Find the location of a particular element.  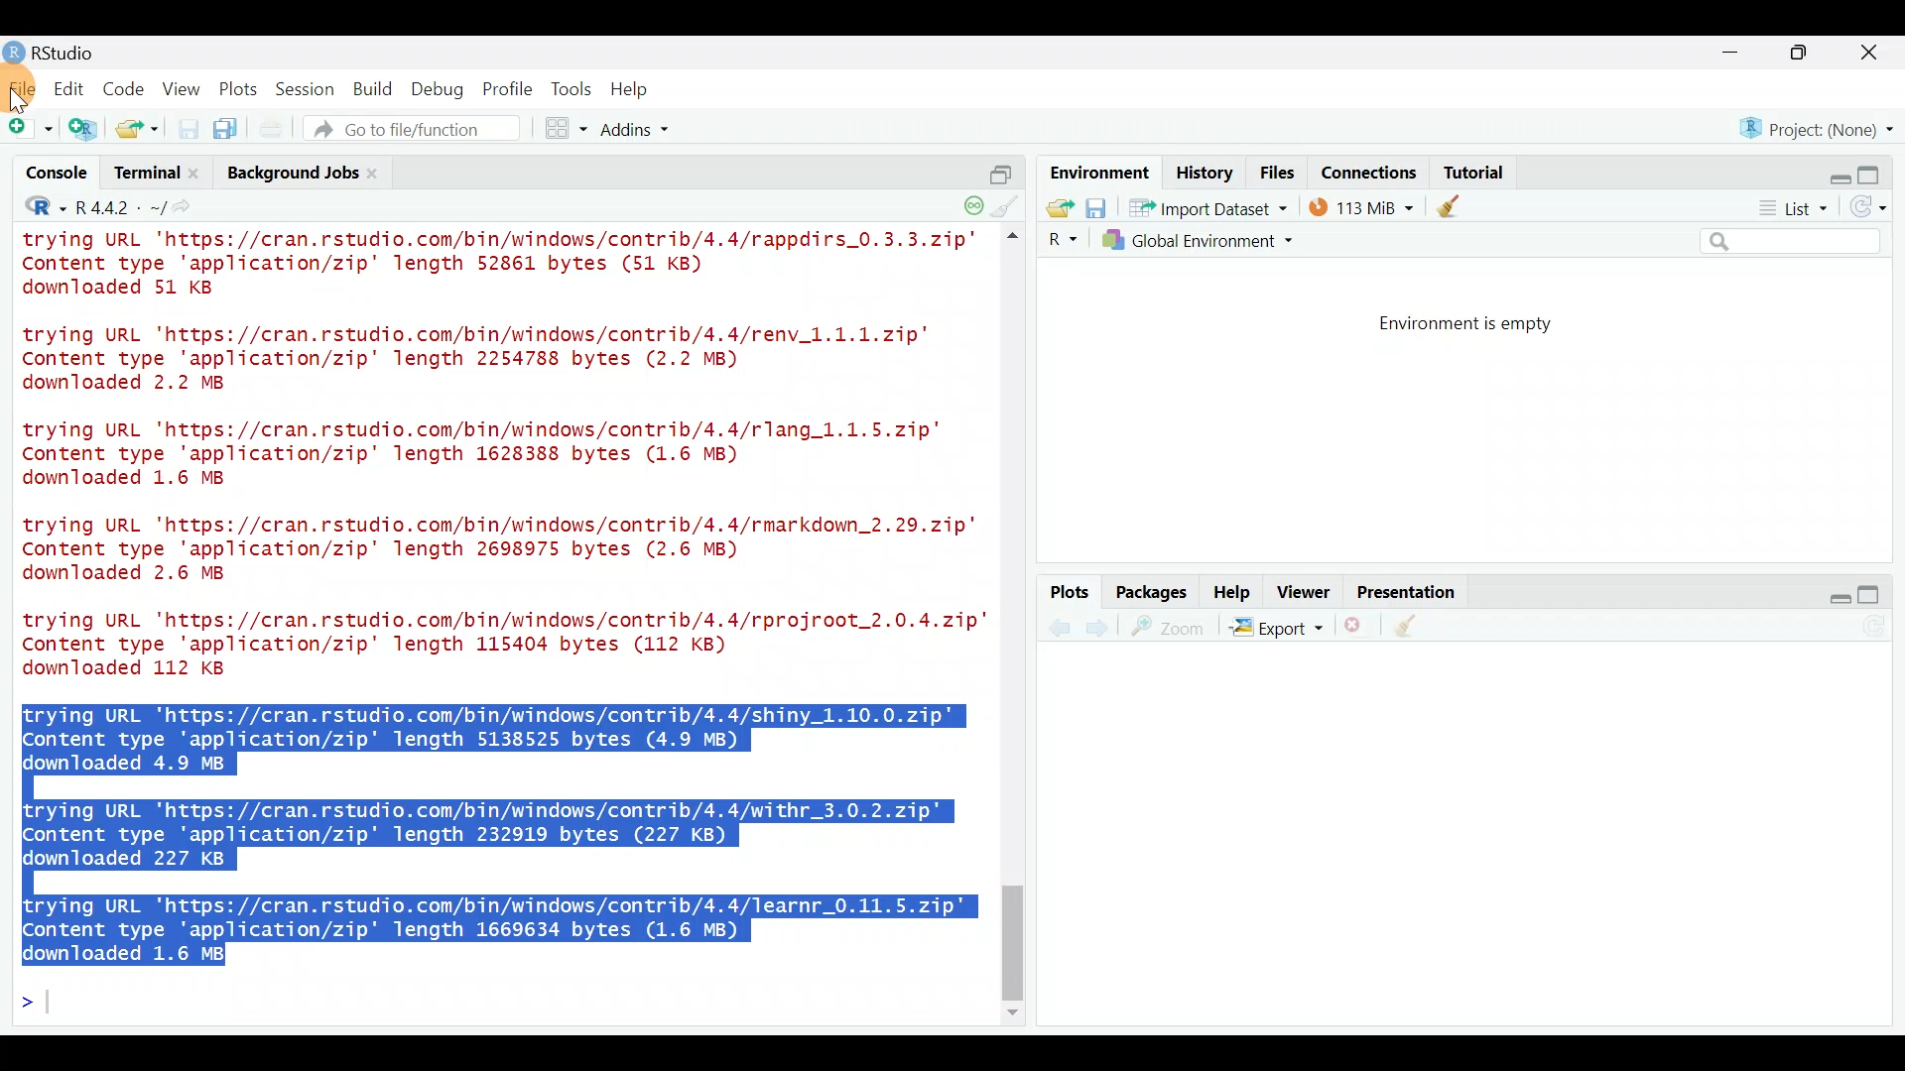

Search bar is located at coordinates (1794, 242).